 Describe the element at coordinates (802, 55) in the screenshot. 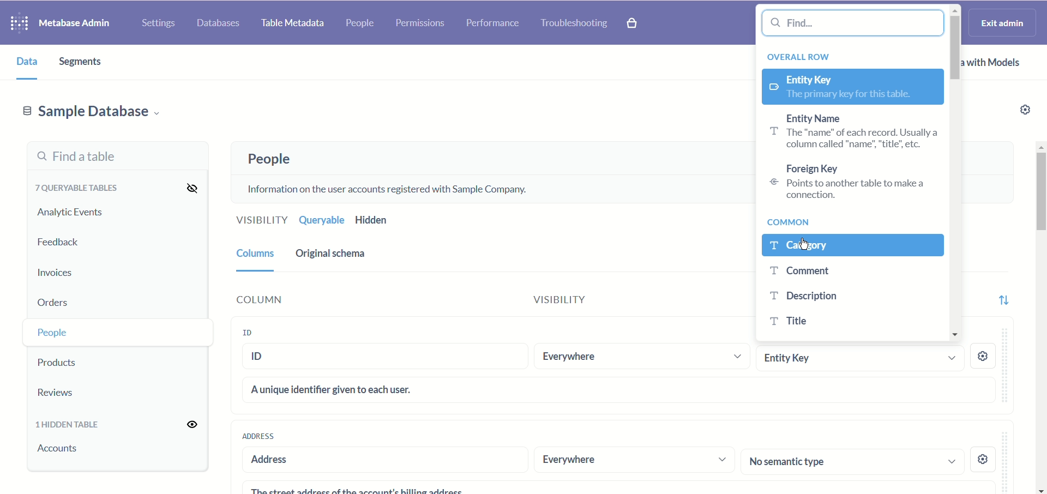

I see `overall row` at that location.